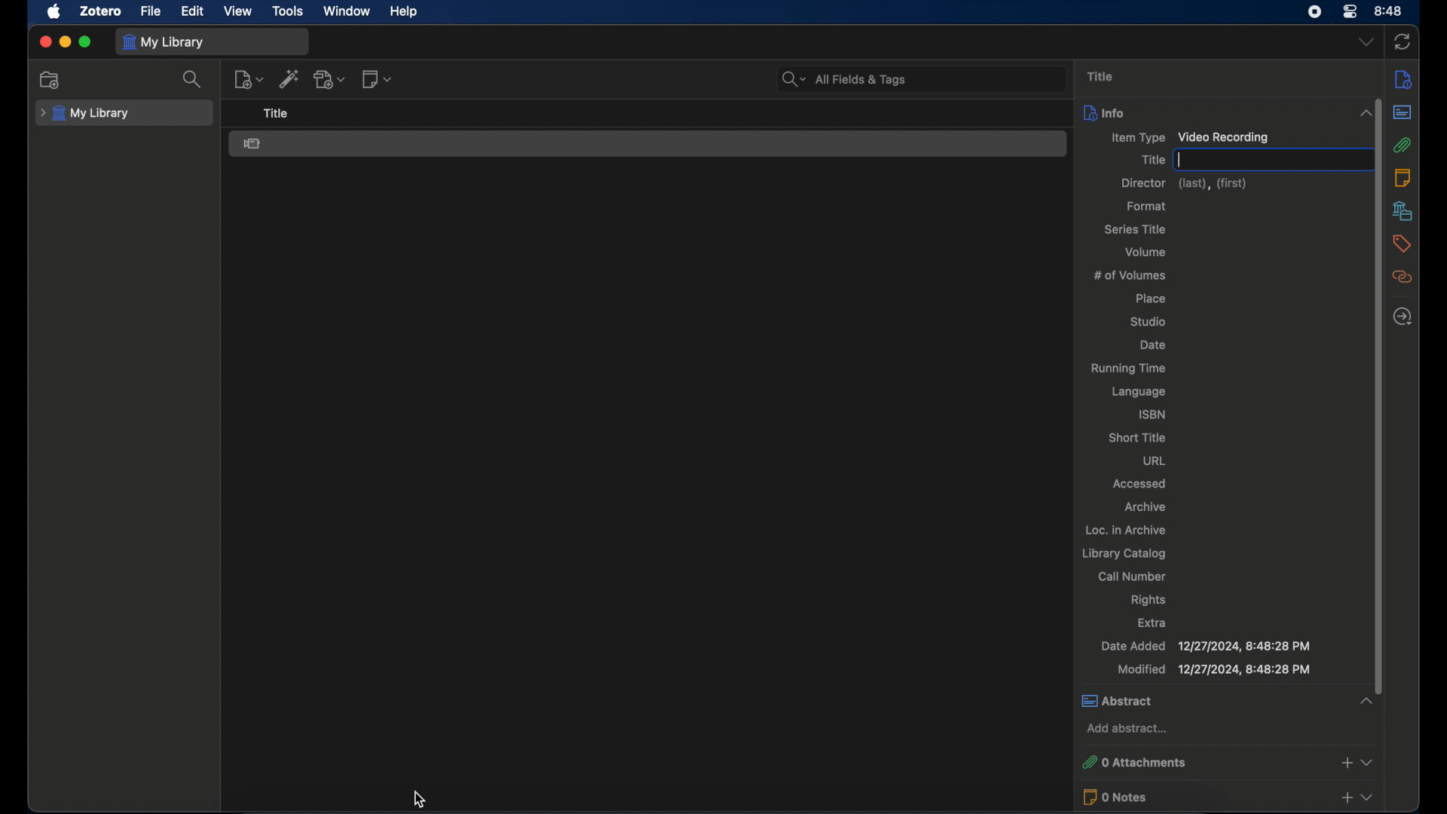  What do you see at coordinates (1204, 647) in the screenshot?
I see `Date Added 12/27/2024, 8:48:28 PM` at bounding box center [1204, 647].